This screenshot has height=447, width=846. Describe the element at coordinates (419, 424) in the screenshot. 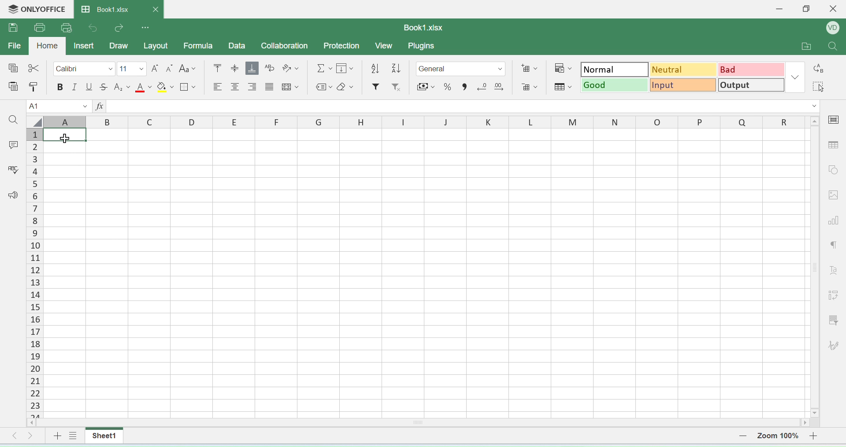

I see `horizontal scroll bar` at that location.